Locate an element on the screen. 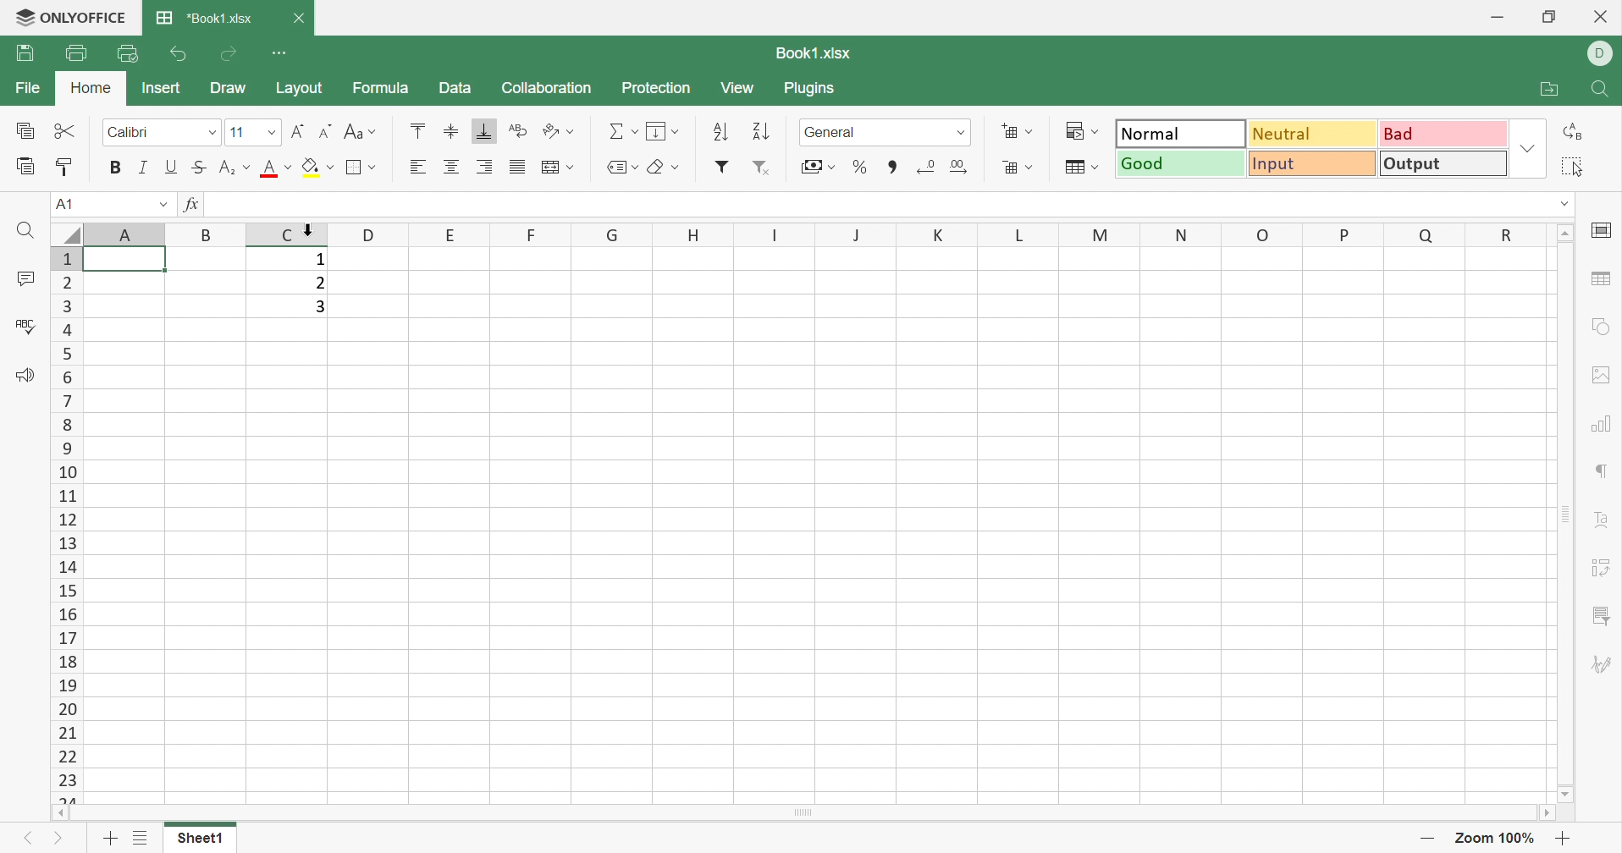  Drop Down is located at coordinates (270, 131).